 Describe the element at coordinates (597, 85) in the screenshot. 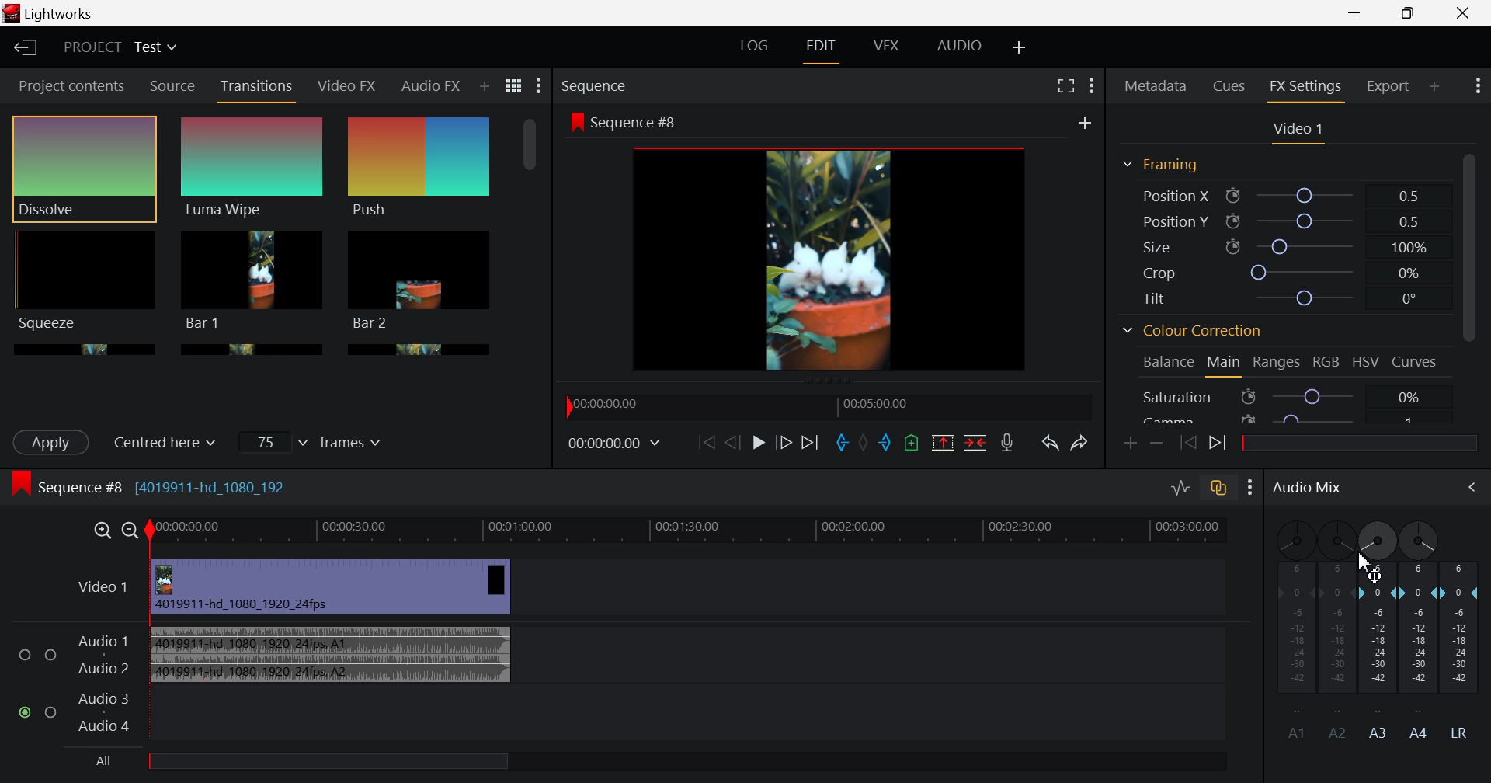

I see `Sequence Preview Section` at that location.